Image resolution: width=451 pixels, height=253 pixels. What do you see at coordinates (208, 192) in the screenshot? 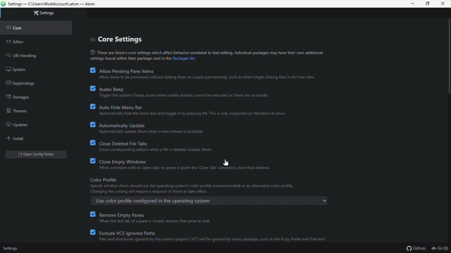
I see `Colour profile` at bounding box center [208, 192].